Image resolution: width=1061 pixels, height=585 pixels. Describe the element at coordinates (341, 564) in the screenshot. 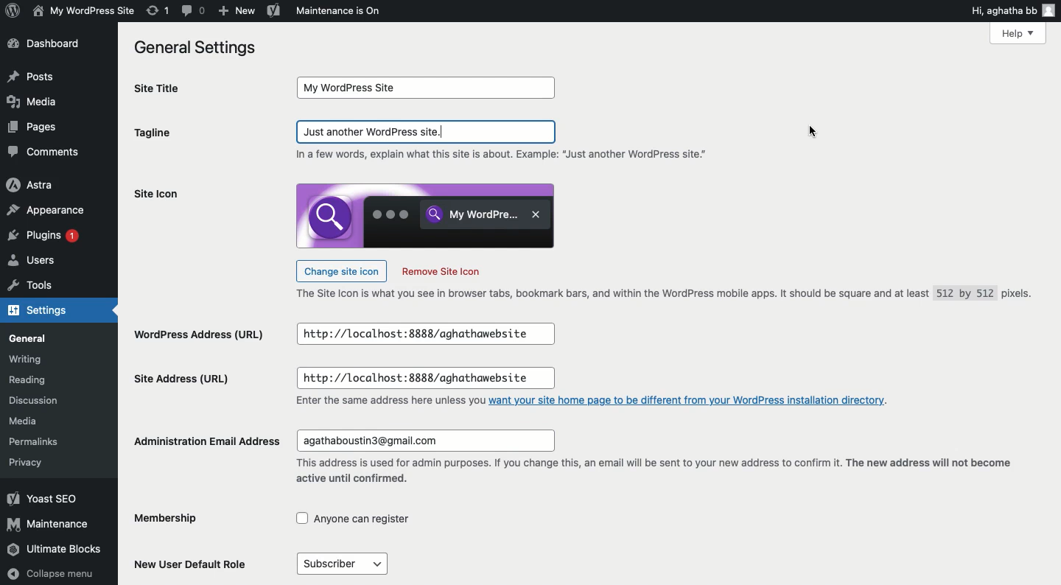

I see `menu` at that location.